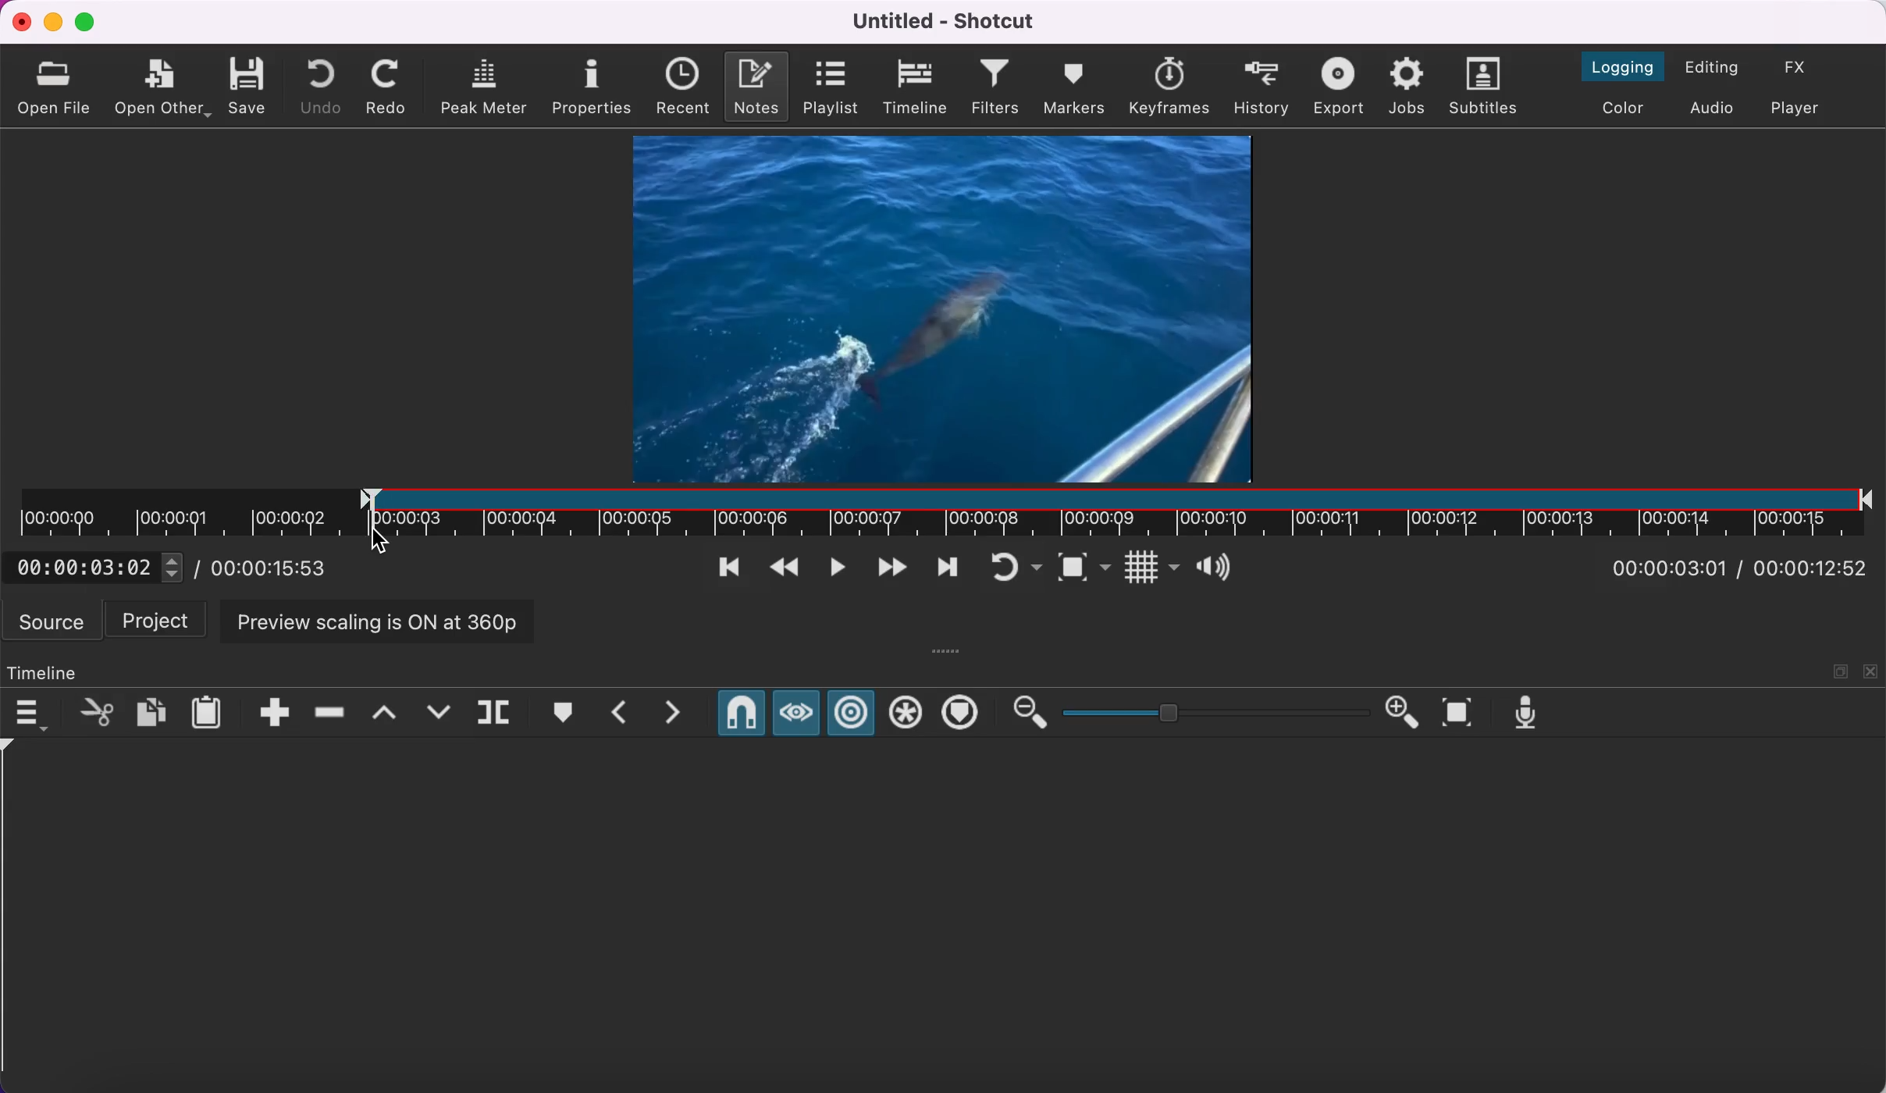 The width and height of the screenshot is (1886, 1093). What do you see at coordinates (1172, 85) in the screenshot?
I see `keyframes` at bounding box center [1172, 85].